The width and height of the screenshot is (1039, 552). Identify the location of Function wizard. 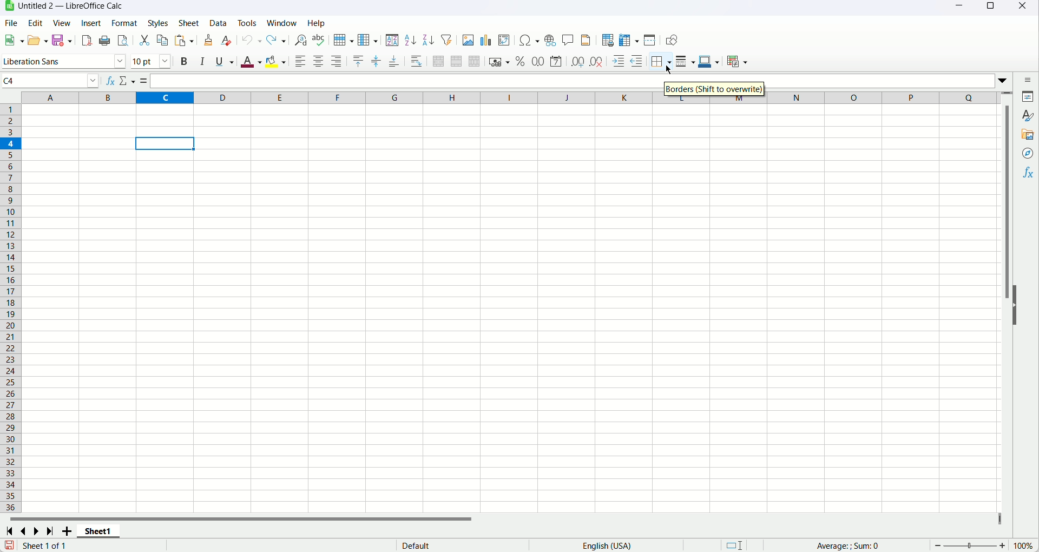
(111, 82).